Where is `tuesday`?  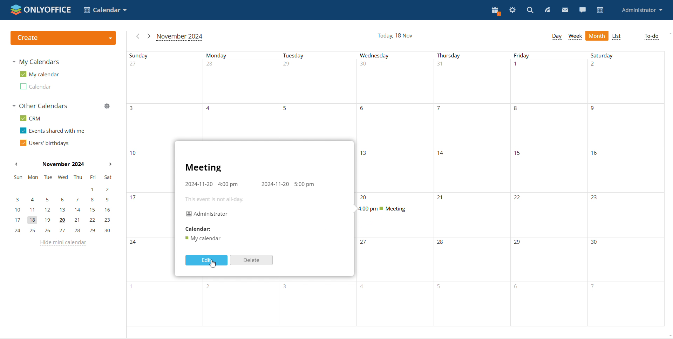
tuesday is located at coordinates (319, 303).